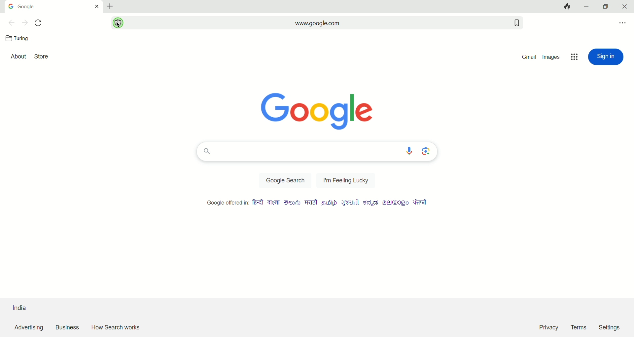  What do you see at coordinates (293, 203) in the screenshot?
I see `language` at bounding box center [293, 203].